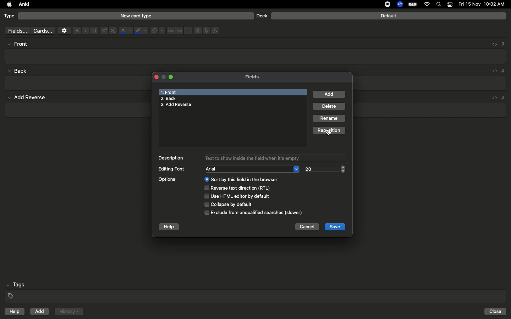 The width and height of the screenshot is (511, 319). I want to click on back, so click(19, 71).